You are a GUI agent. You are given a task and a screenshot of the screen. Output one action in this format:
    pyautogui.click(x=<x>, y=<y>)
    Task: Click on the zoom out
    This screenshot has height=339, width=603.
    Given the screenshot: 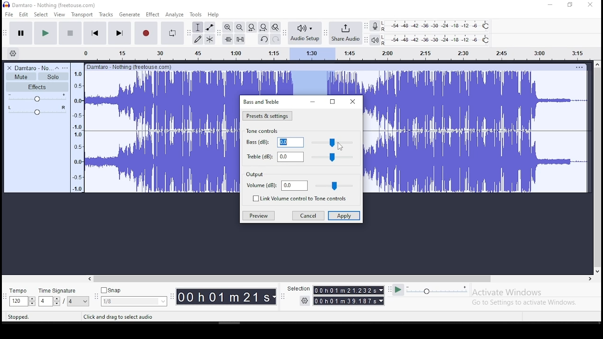 What is the action you would take?
    pyautogui.click(x=239, y=27)
    